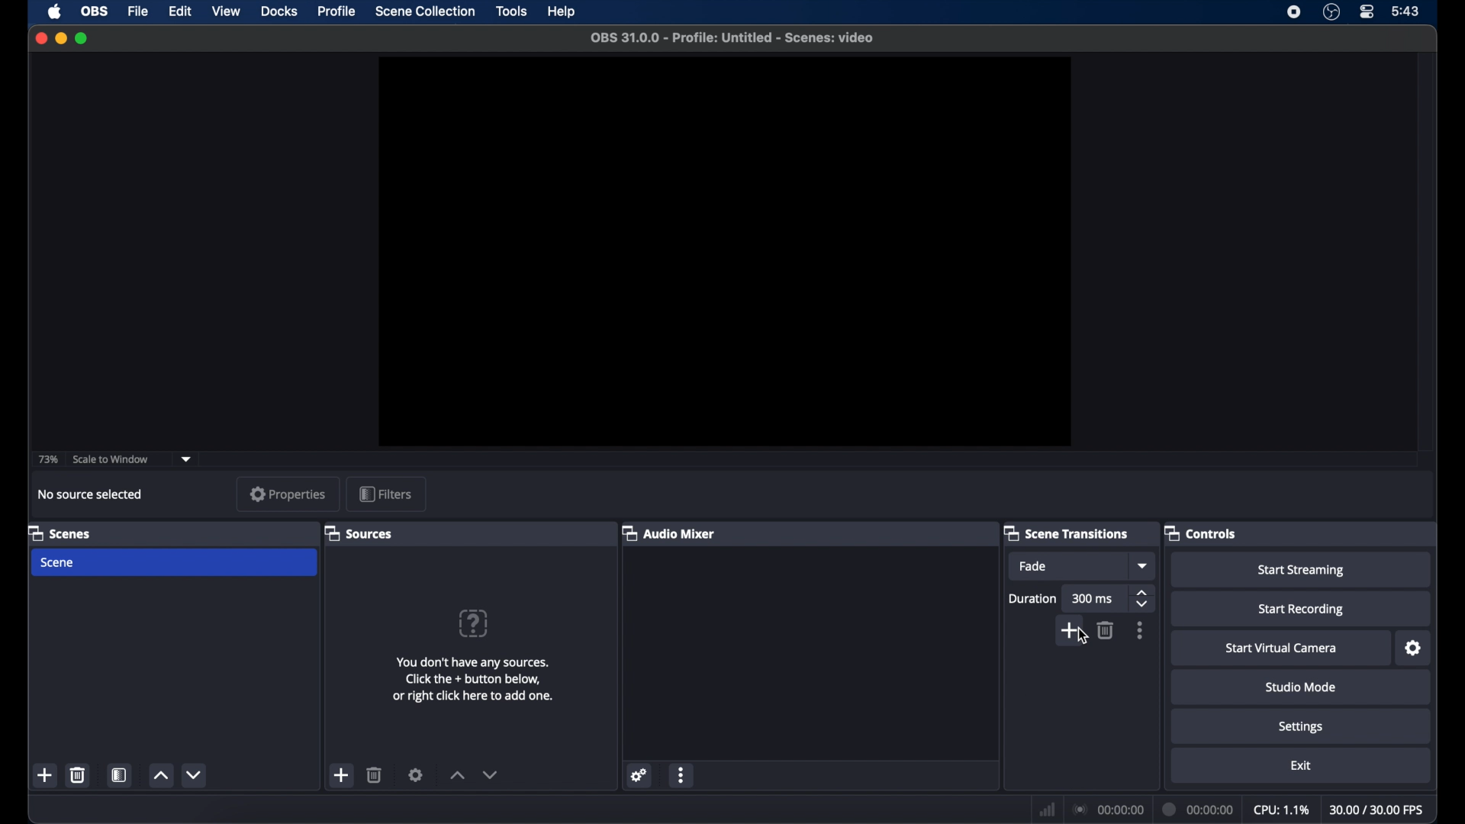  I want to click on scene collection, so click(426, 11).